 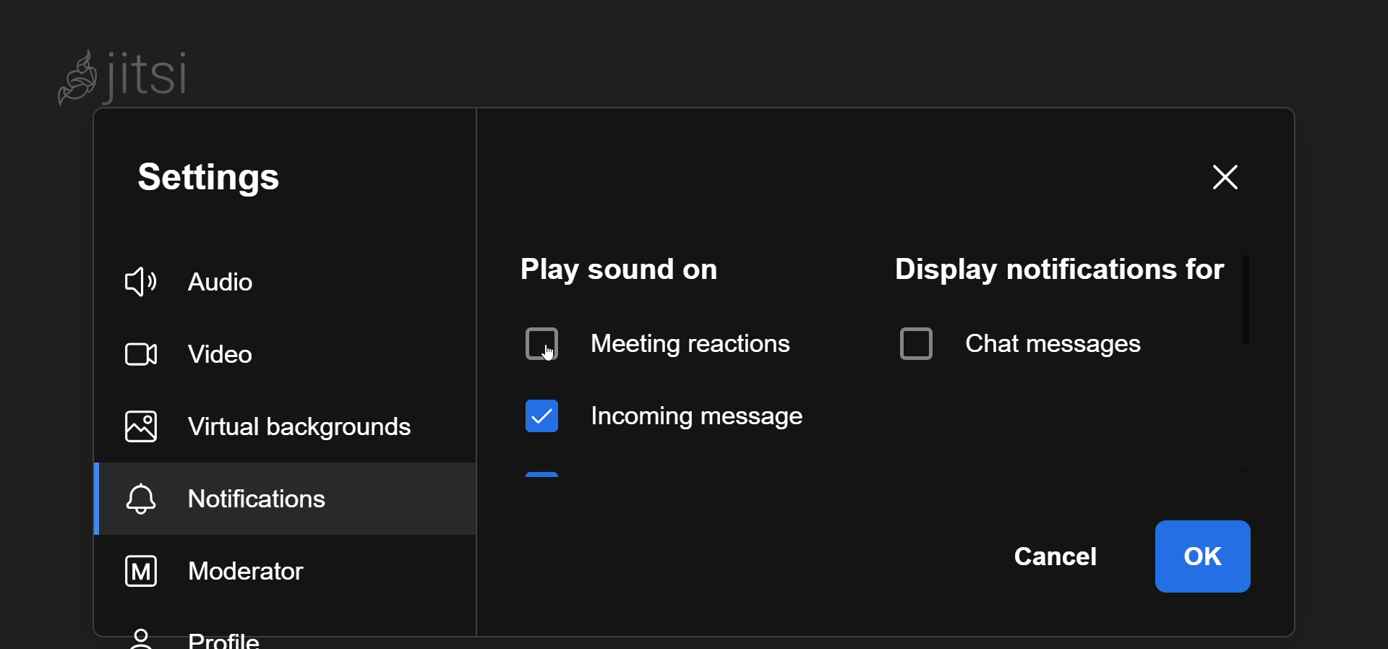 What do you see at coordinates (222, 635) in the screenshot?
I see `profile` at bounding box center [222, 635].